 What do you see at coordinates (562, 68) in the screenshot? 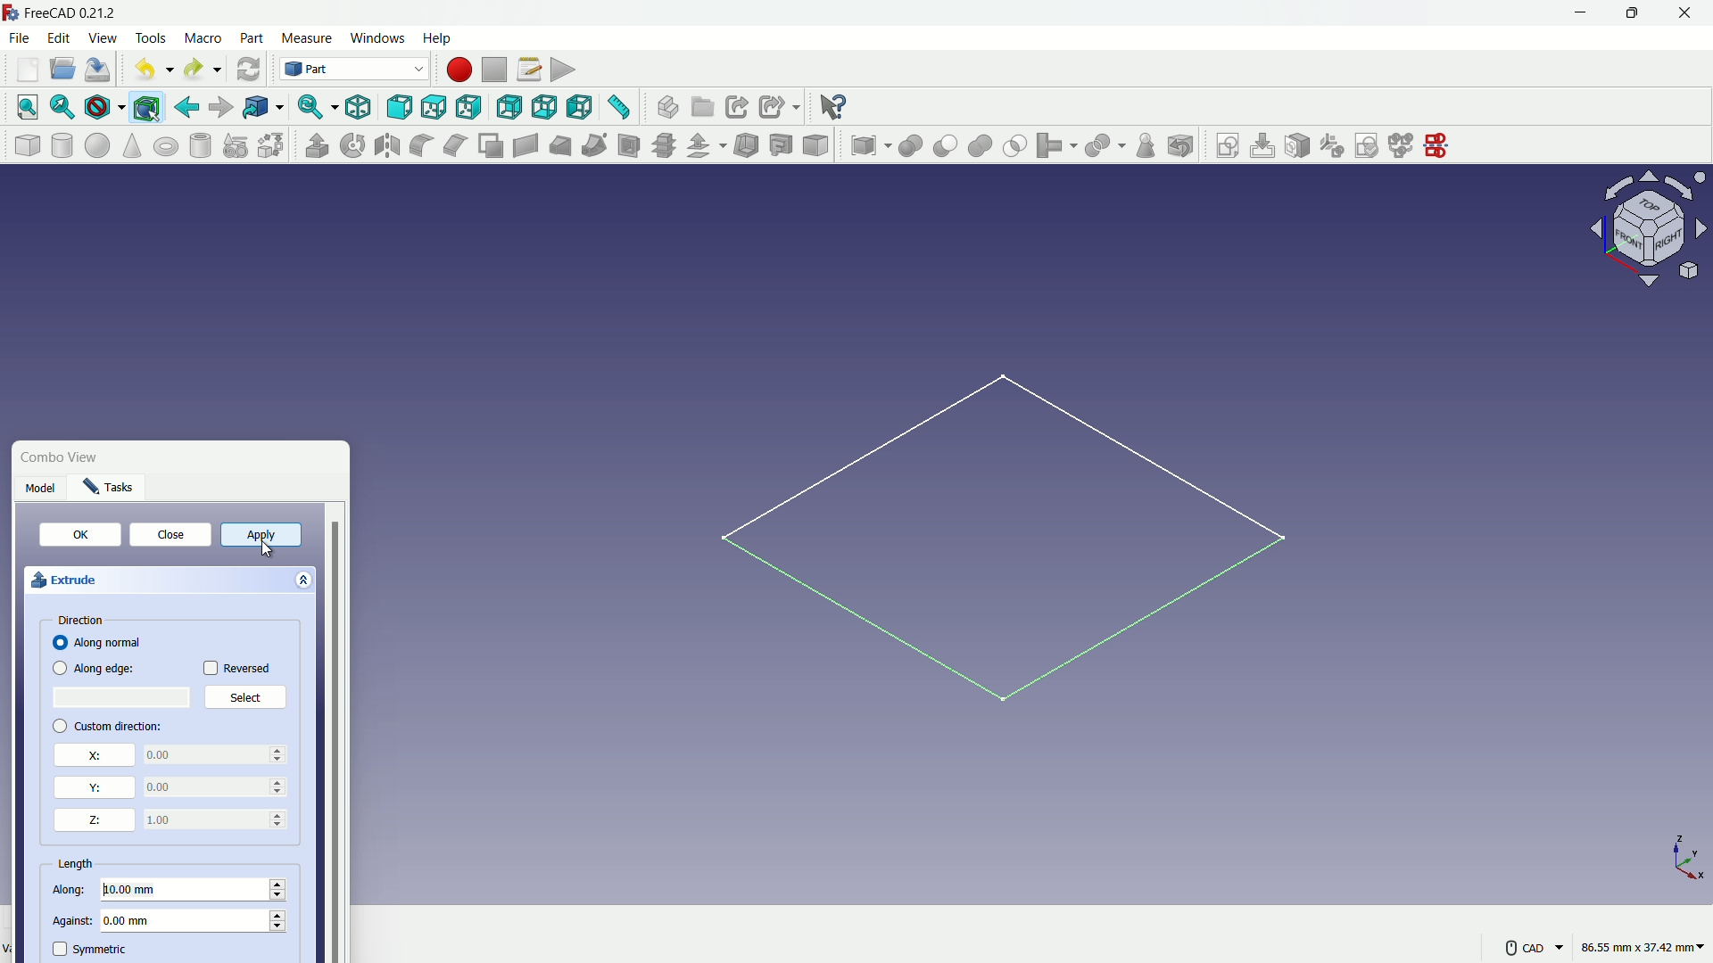
I see `execute macro` at bounding box center [562, 68].